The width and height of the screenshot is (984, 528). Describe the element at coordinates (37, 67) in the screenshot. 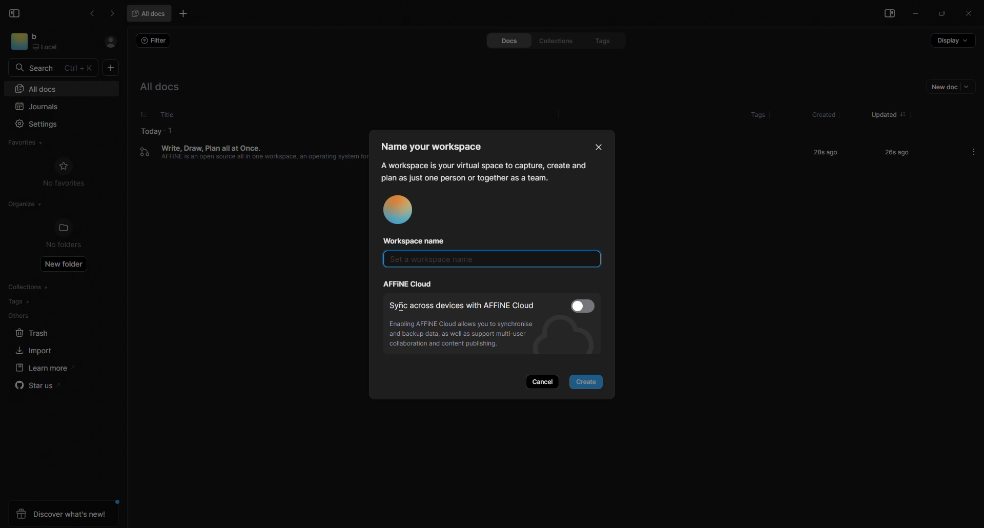

I see `search` at that location.